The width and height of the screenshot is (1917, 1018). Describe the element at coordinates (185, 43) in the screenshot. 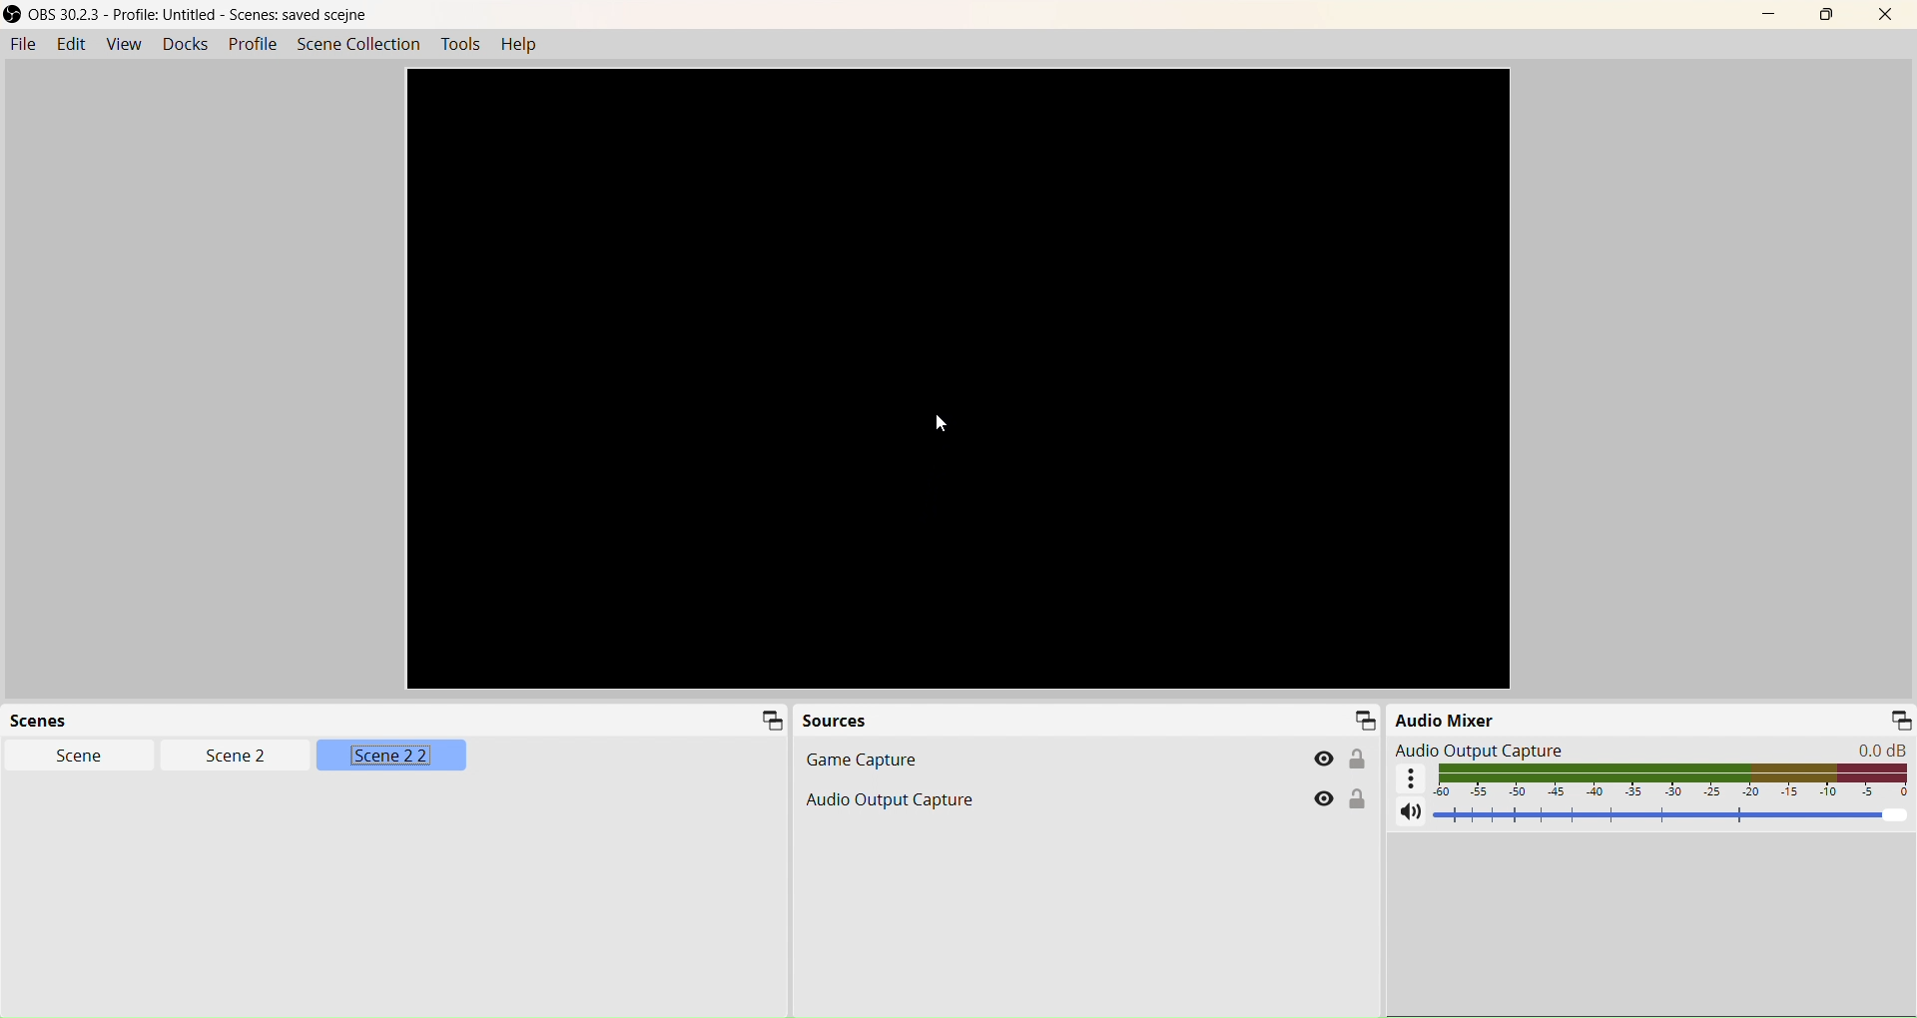

I see `Docks` at that location.